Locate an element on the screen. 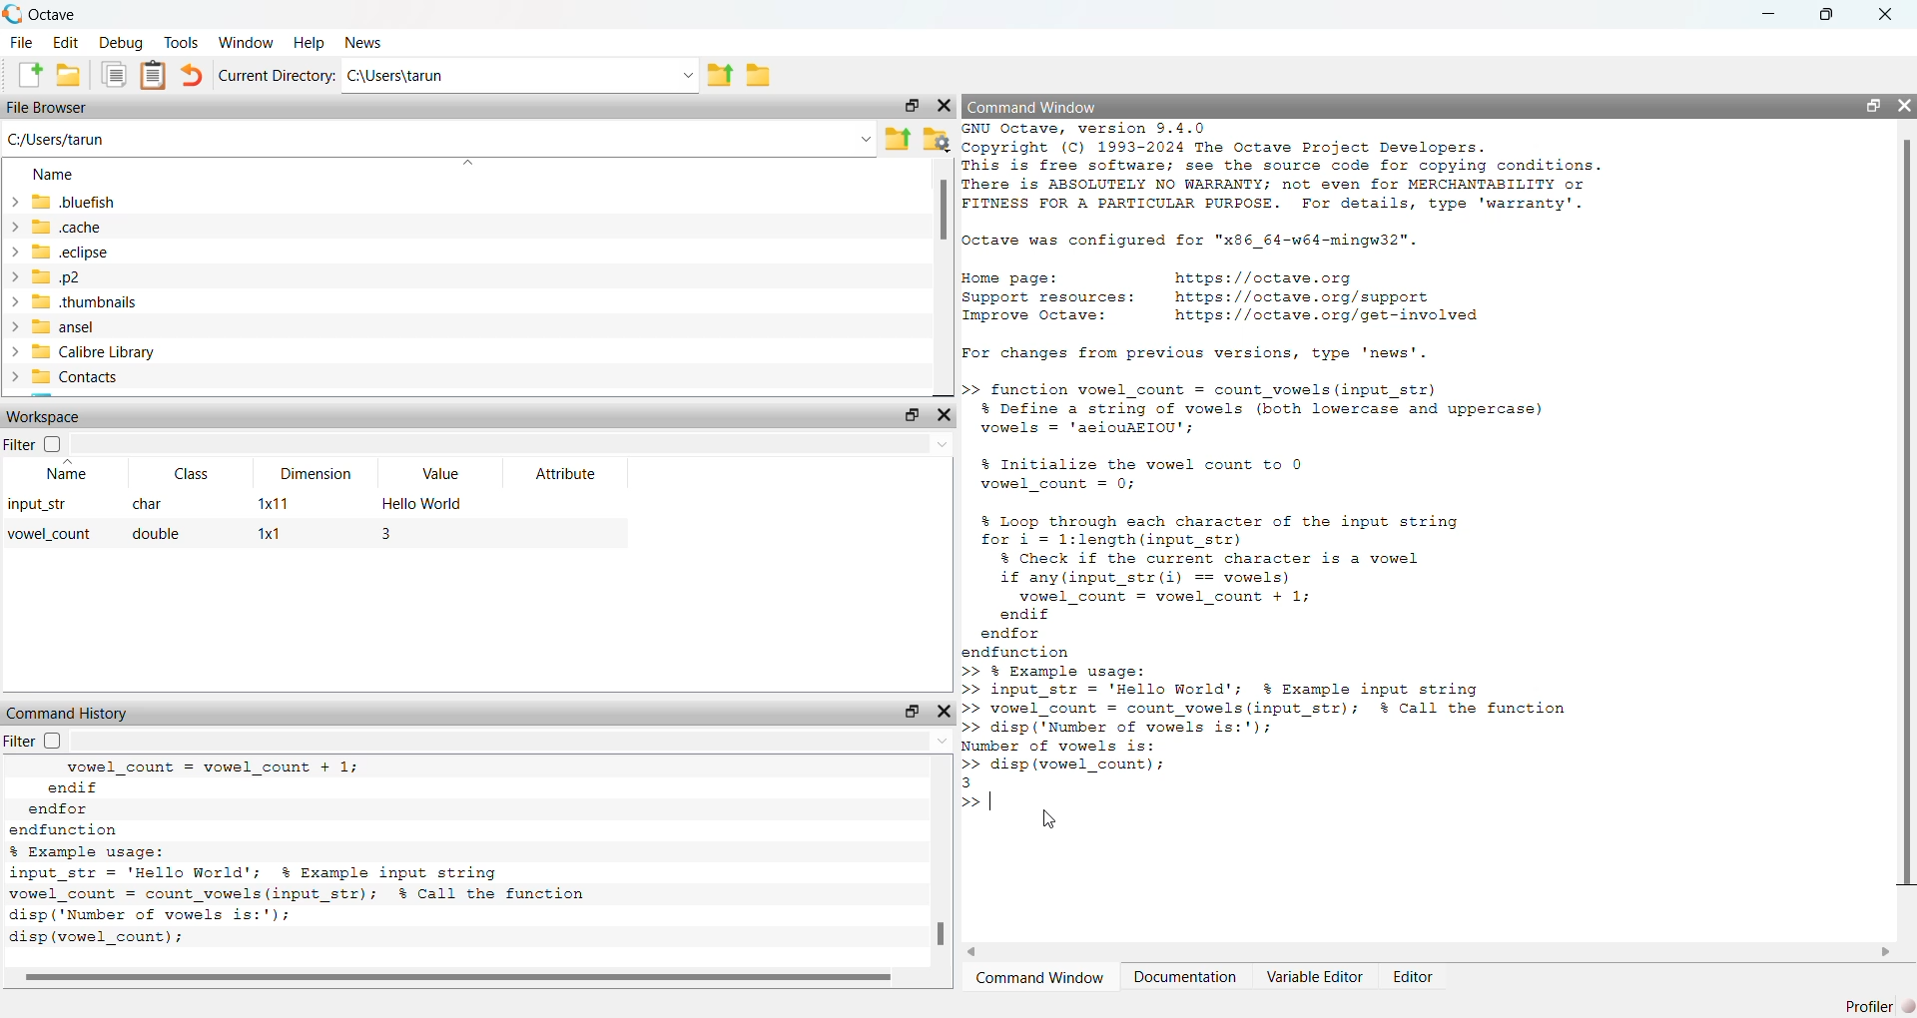  .cache is located at coordinates (68, 226).